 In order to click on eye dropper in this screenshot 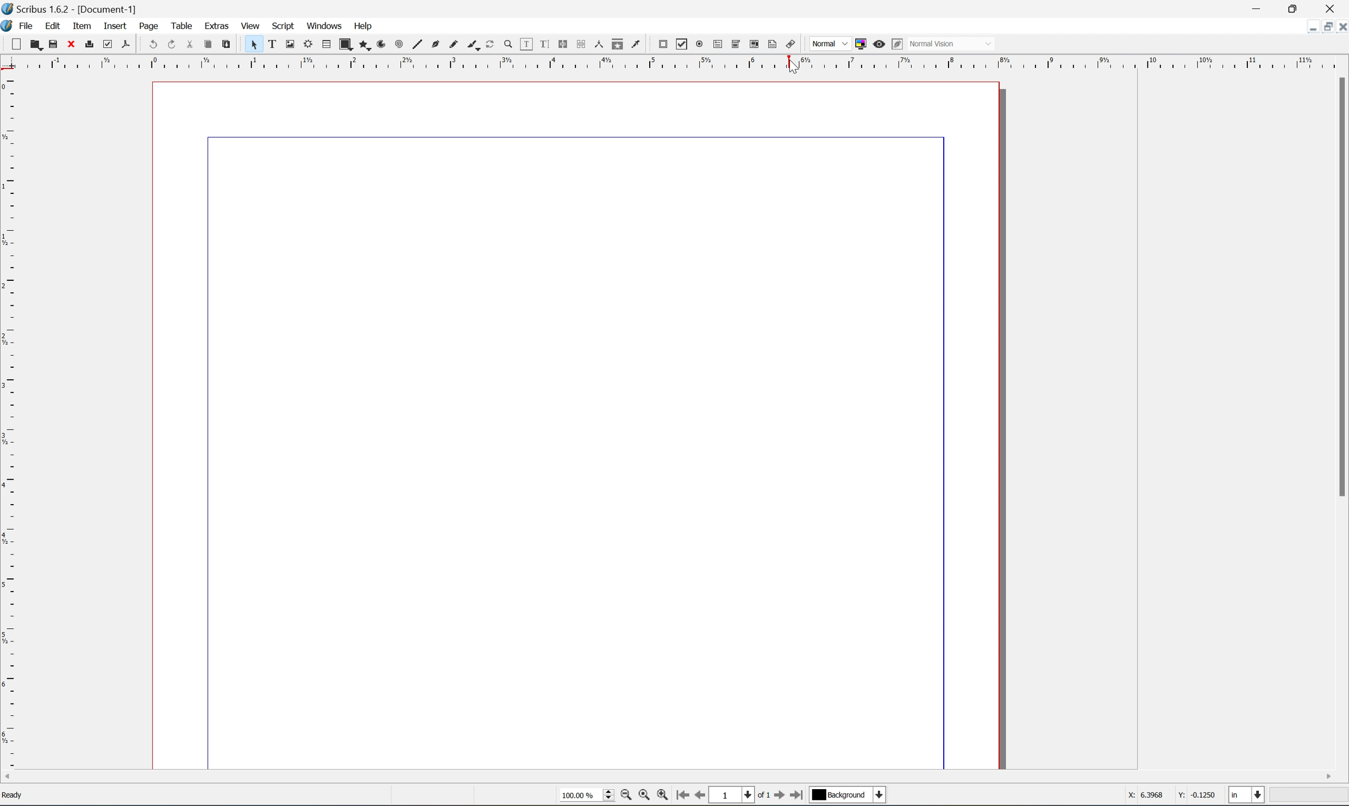, I will do `click(638, 45)`.